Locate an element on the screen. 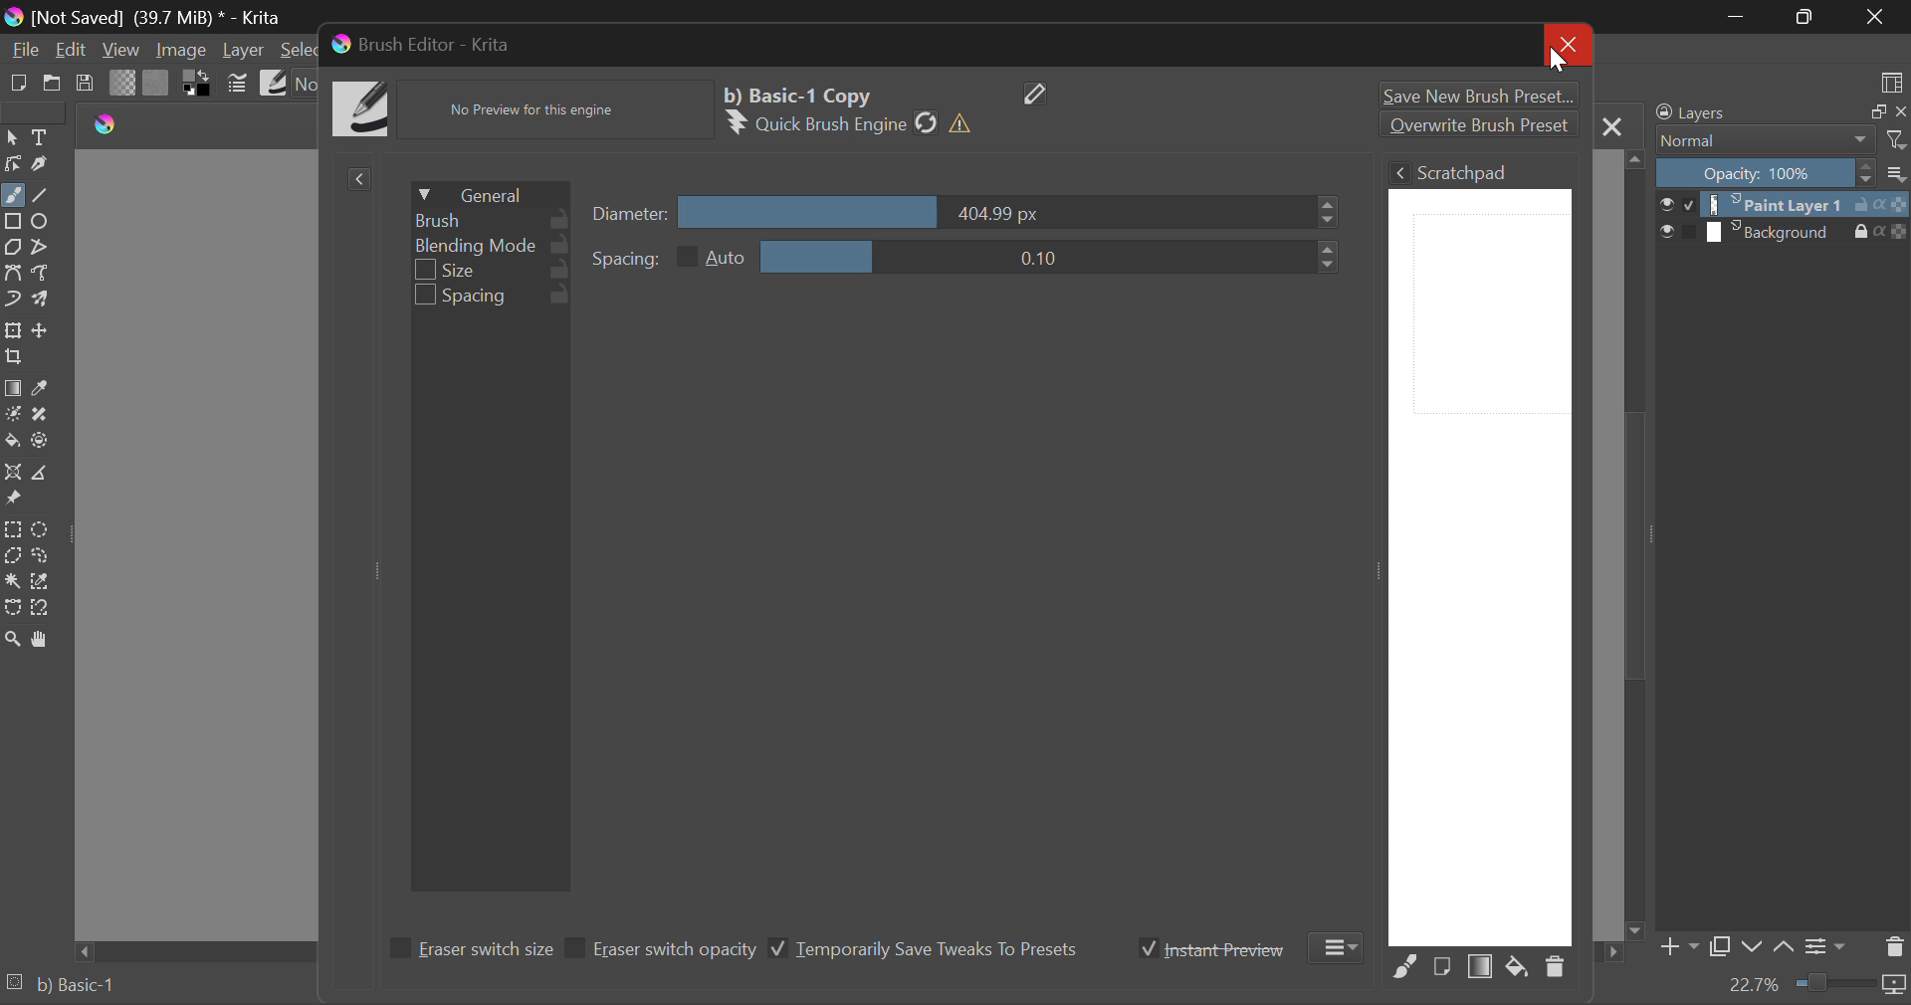  Save is located at coordinates (86, 84).